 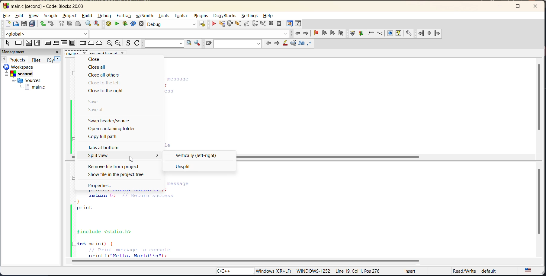 I want to click on horizontal scroll bar, so click(x=246, y=261).